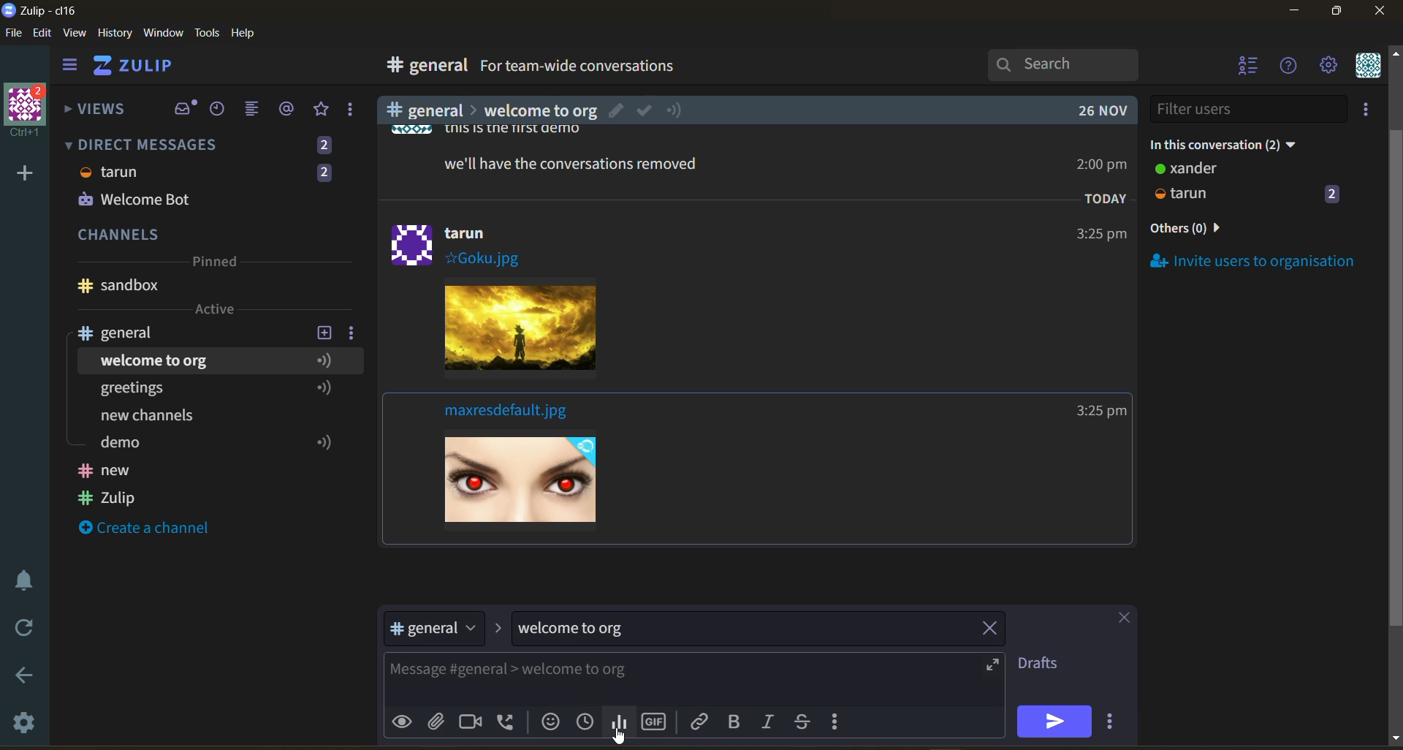  Describe the element at coordinates (1239, 142) in the screenshot. I see `in this conversation` at that location.